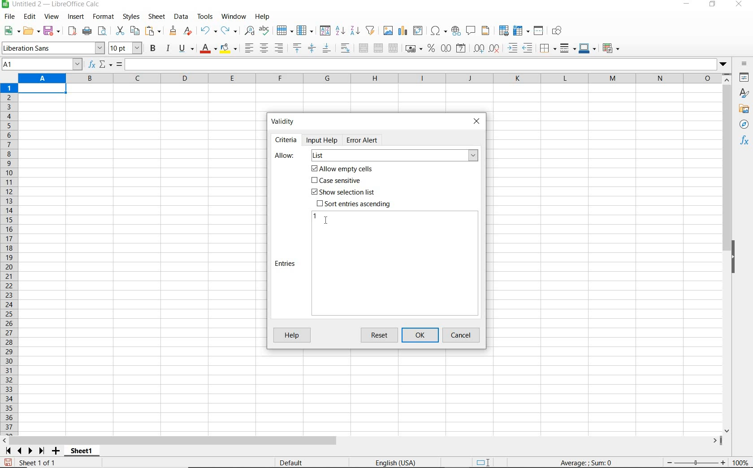 This screenshot has height=468, width=753. What do you see at coordinates (208, 31) in the screenshot?
I see `undo` at bounding box center [208, 31].